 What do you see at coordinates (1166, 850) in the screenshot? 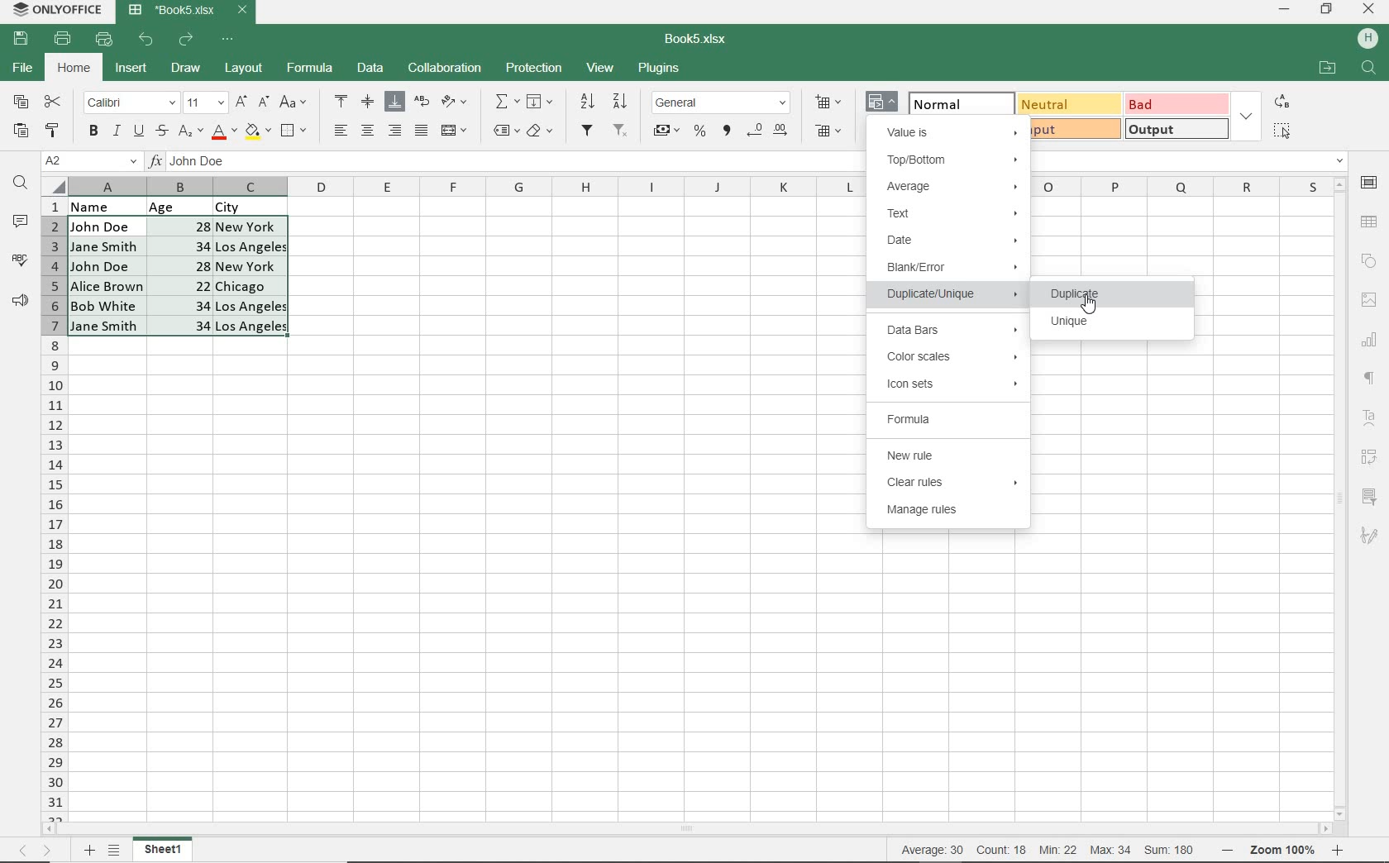
I see `sum` at bounding box center [1166, 850].